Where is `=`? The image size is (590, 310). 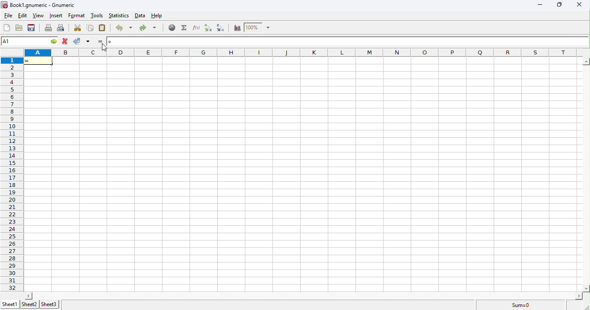
= is located at coordinates (107, 42).